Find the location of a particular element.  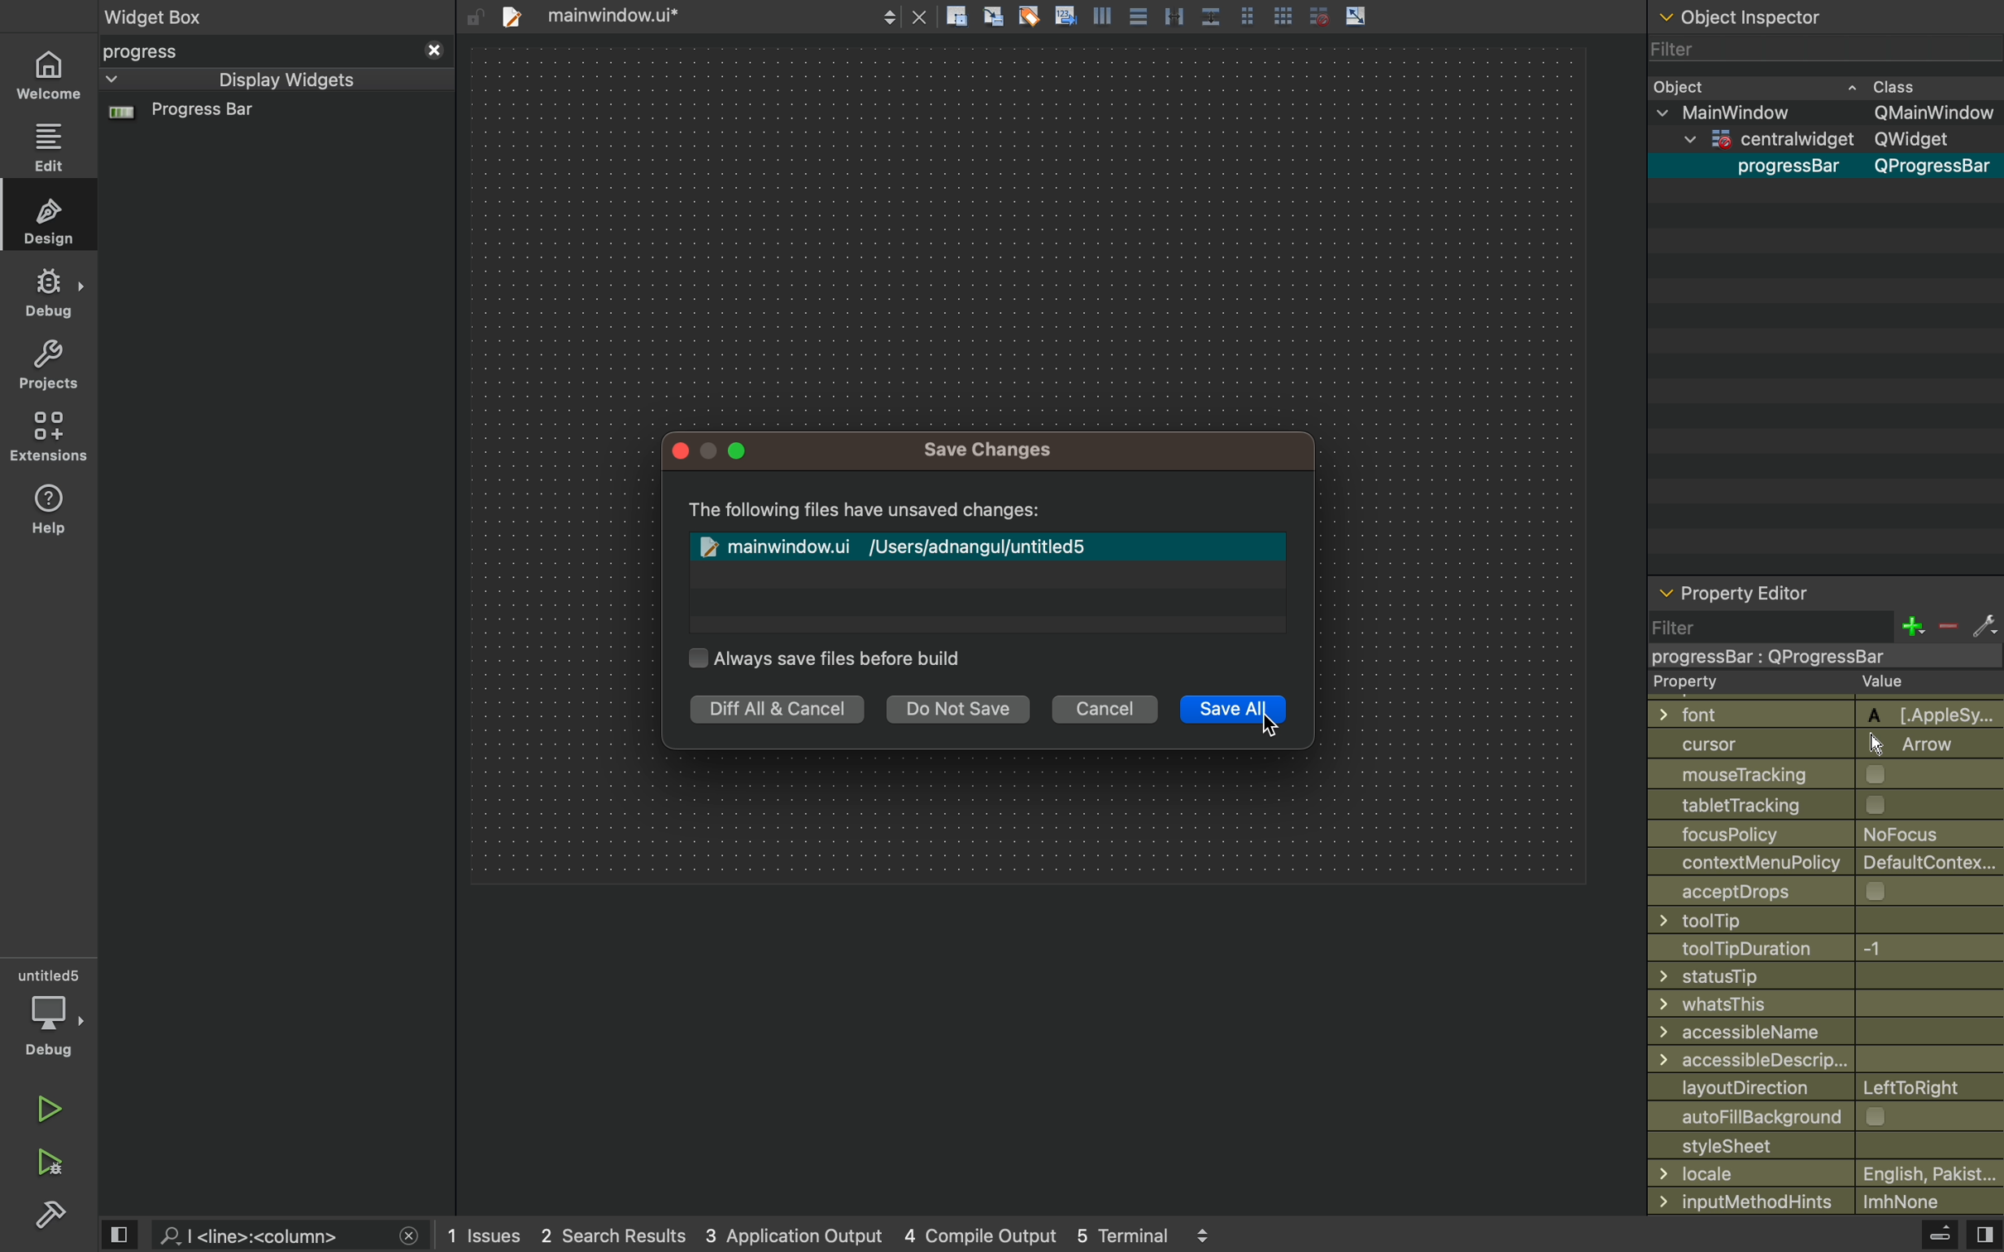

run and build is located at coordinates (48, 1163).